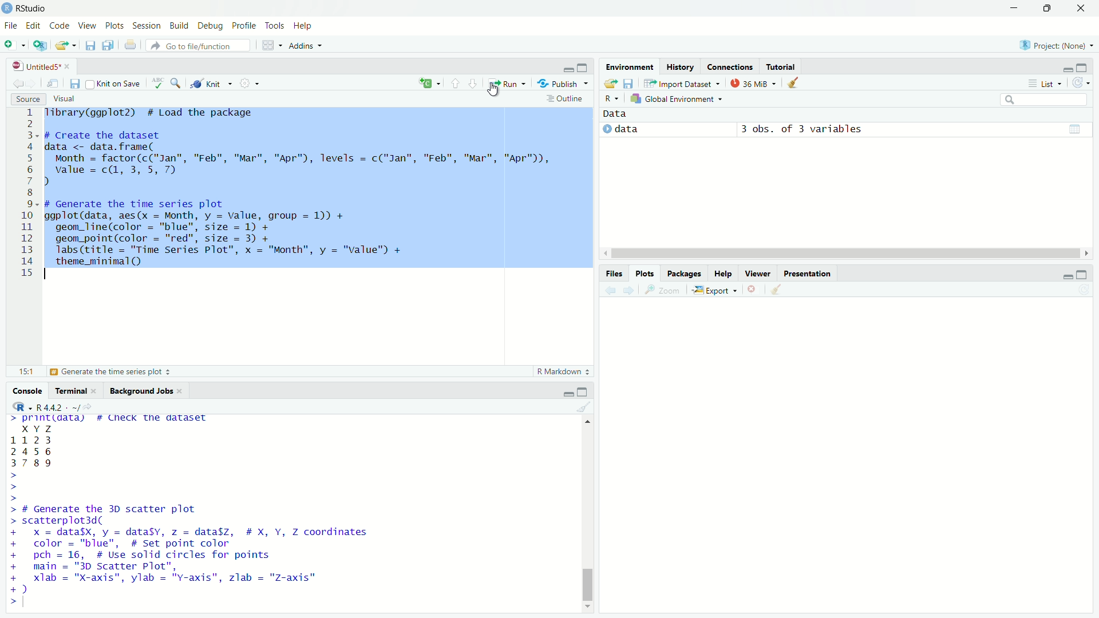  Describe the element at coordinates (679, 100) in the screenshot. I see `global environment` at that location.